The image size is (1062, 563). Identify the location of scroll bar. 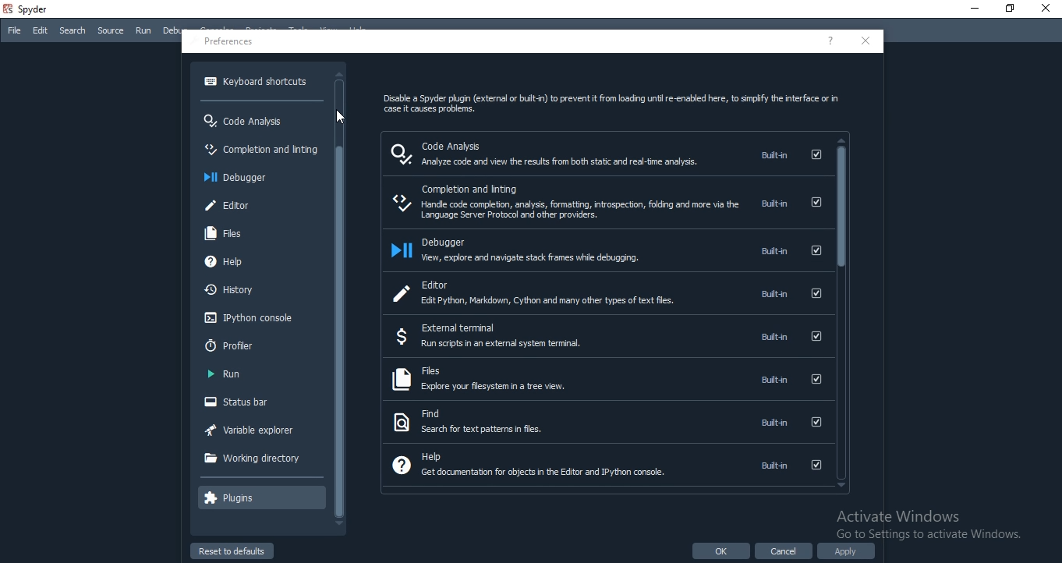
(342, 299).